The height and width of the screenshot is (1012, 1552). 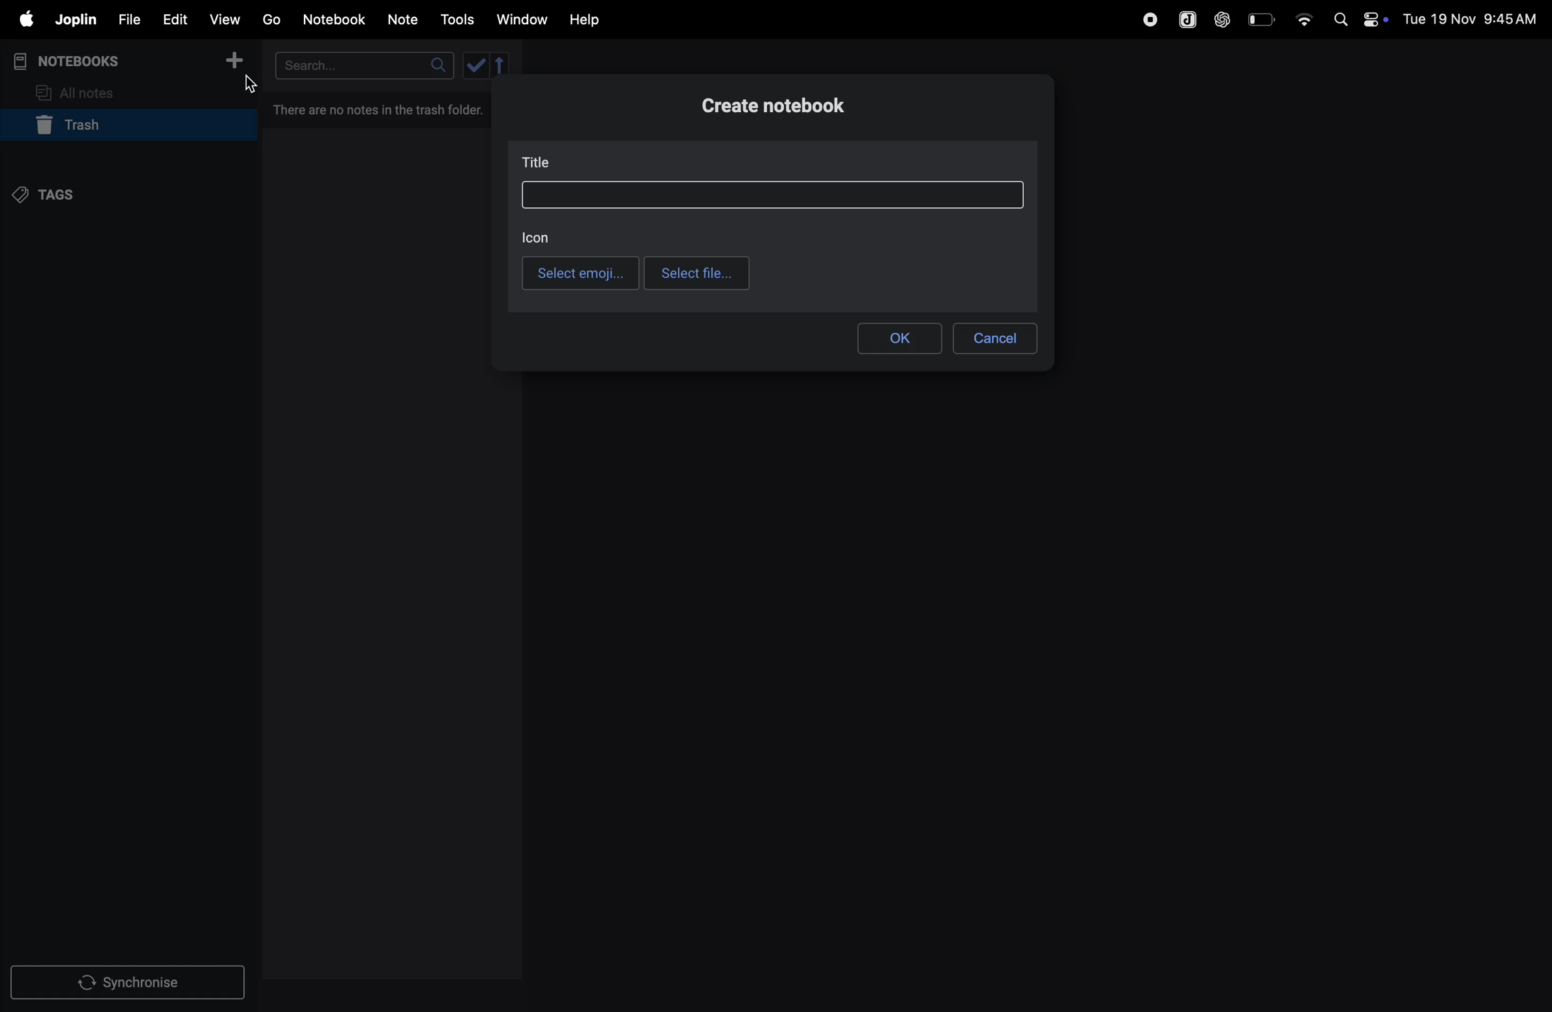 I want to click on edit, so click(x=173, y=19).